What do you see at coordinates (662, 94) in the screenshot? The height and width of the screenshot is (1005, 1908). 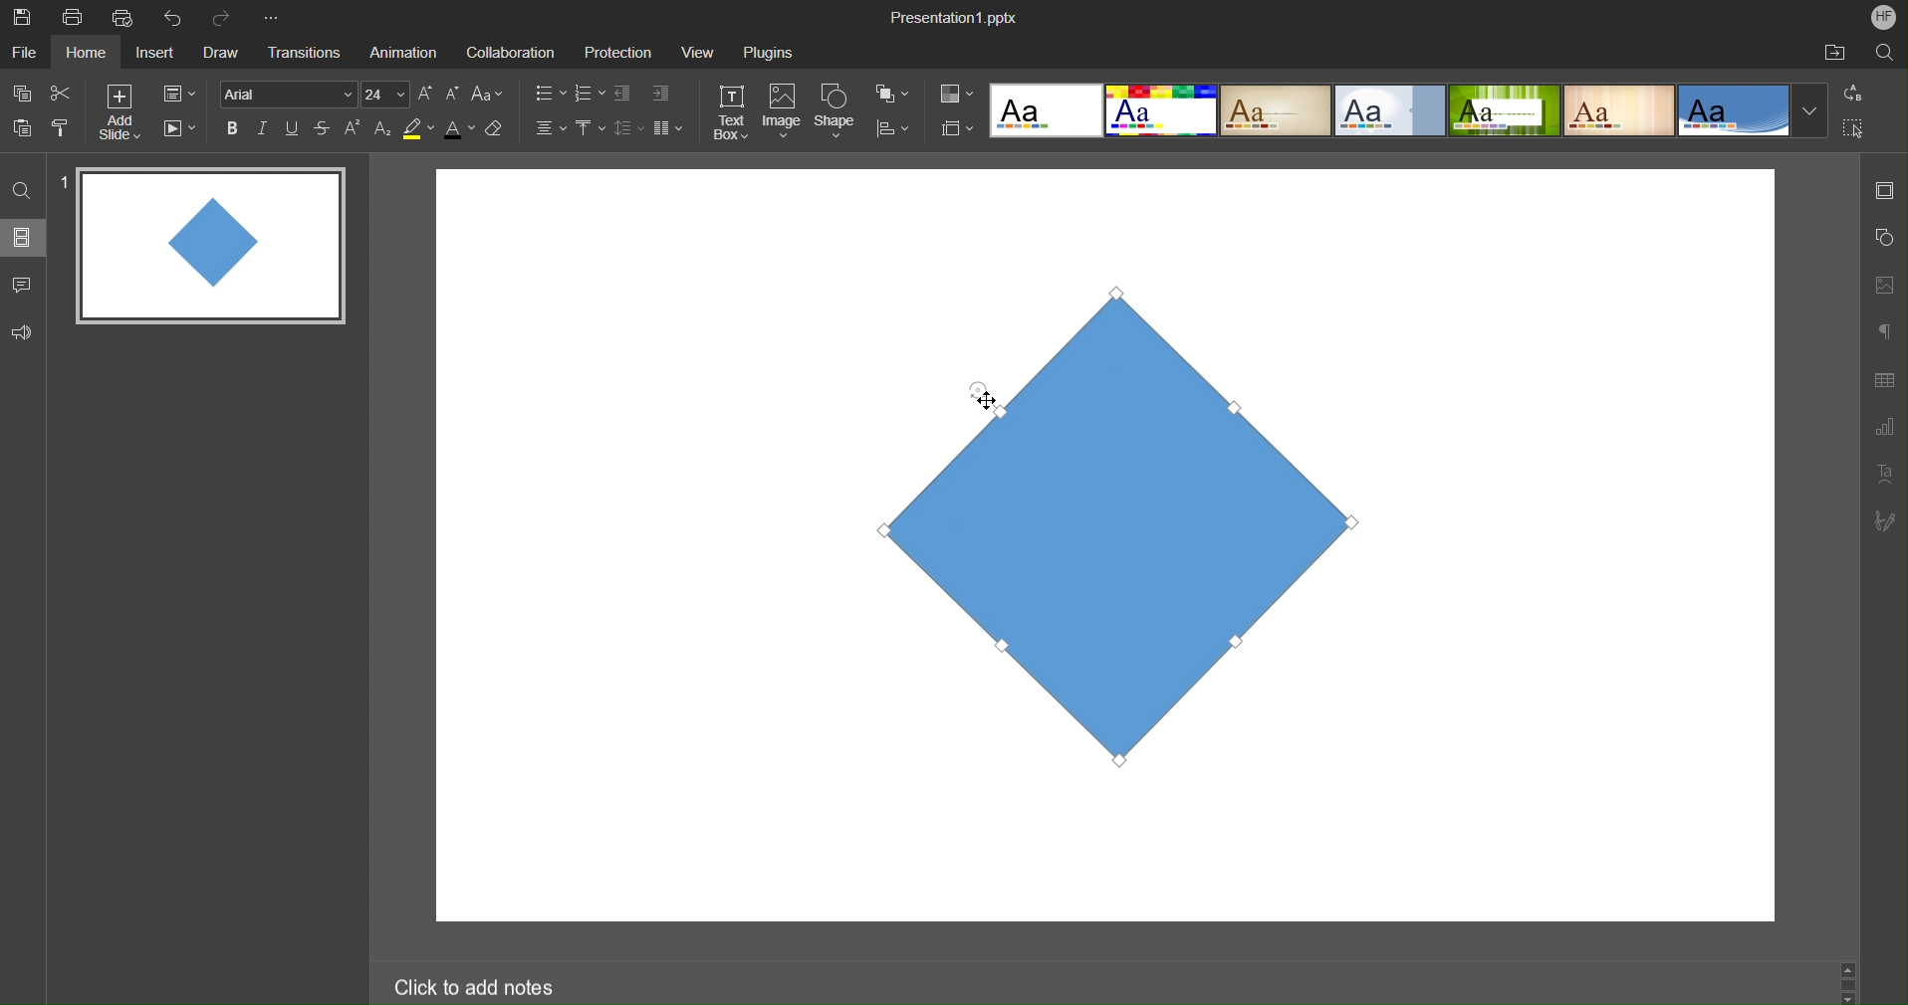 I see `Increase Indent` at bounding box center [662, 94].